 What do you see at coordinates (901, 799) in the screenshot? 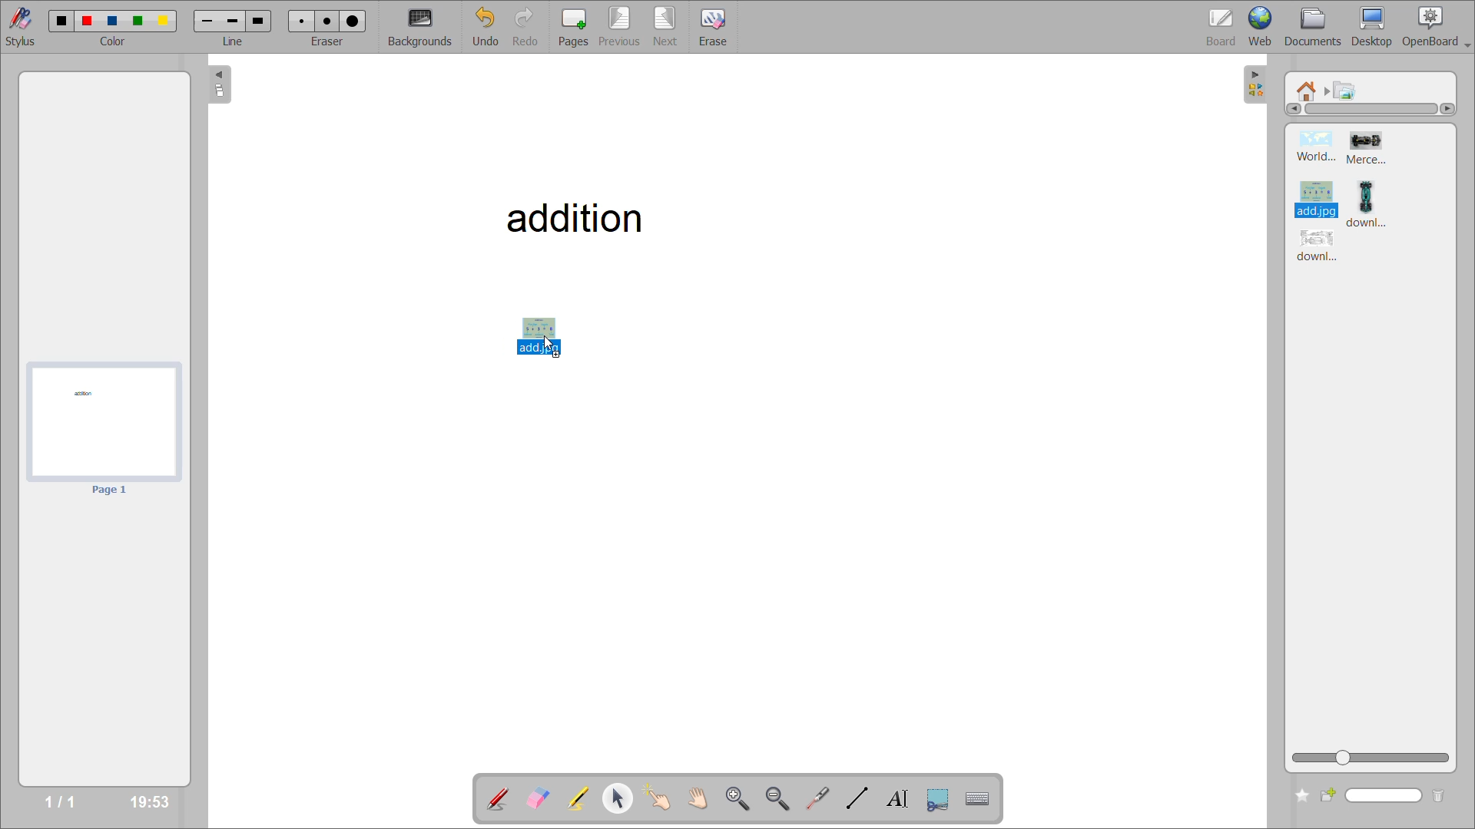
I see `write text` at bounding box center [901, 799].